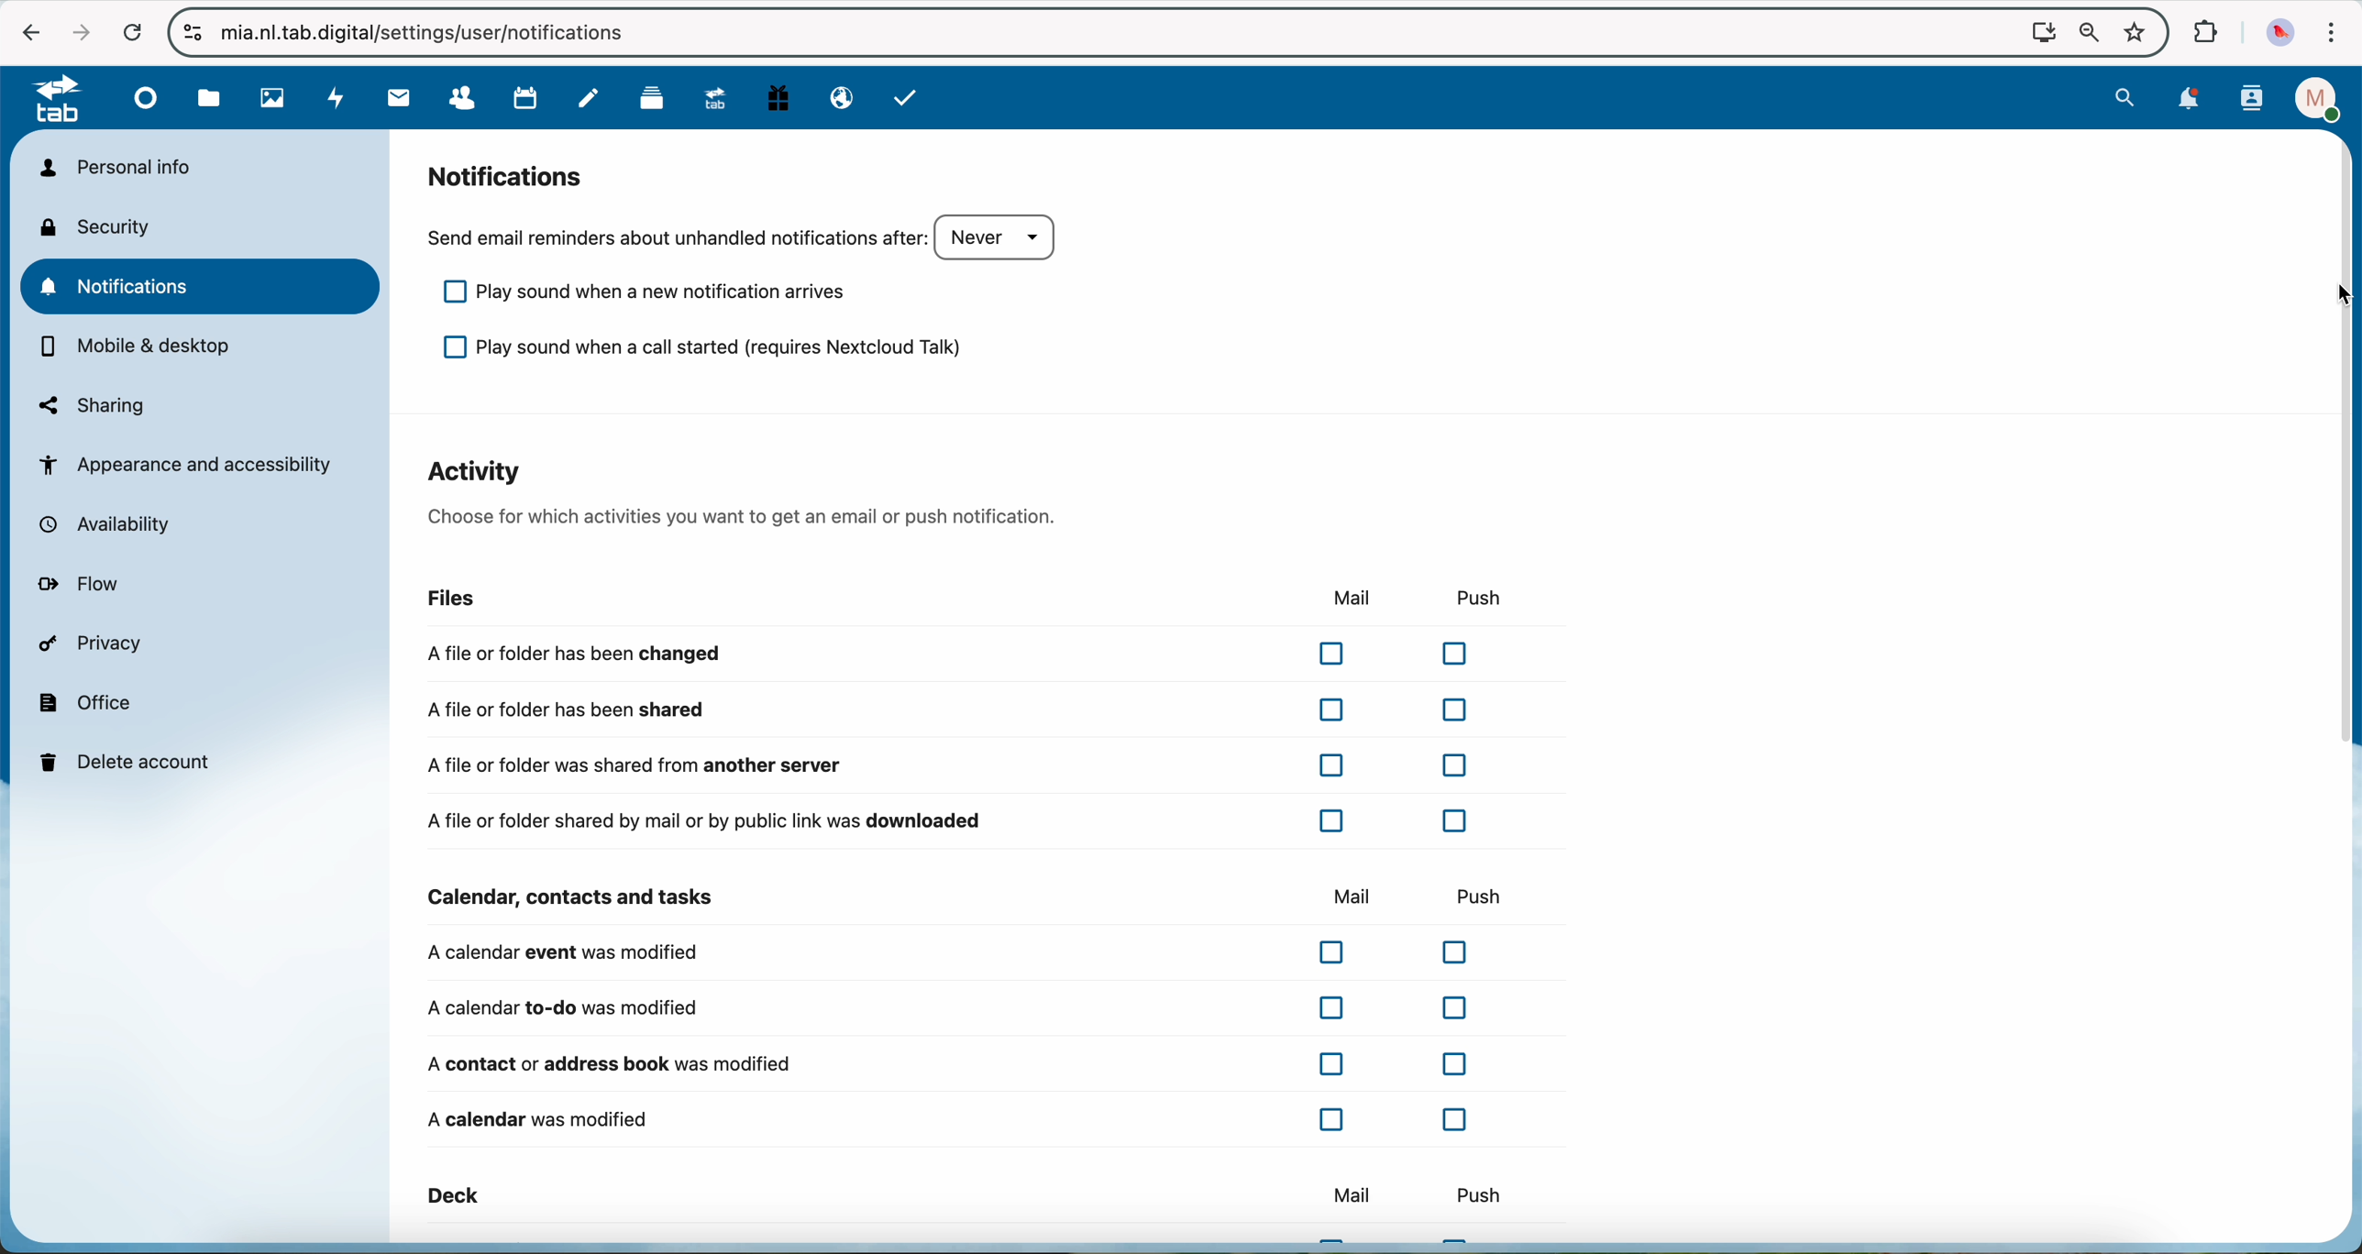 The image size is (2362, 1254). I want to click on push, so click(1479, 1193).